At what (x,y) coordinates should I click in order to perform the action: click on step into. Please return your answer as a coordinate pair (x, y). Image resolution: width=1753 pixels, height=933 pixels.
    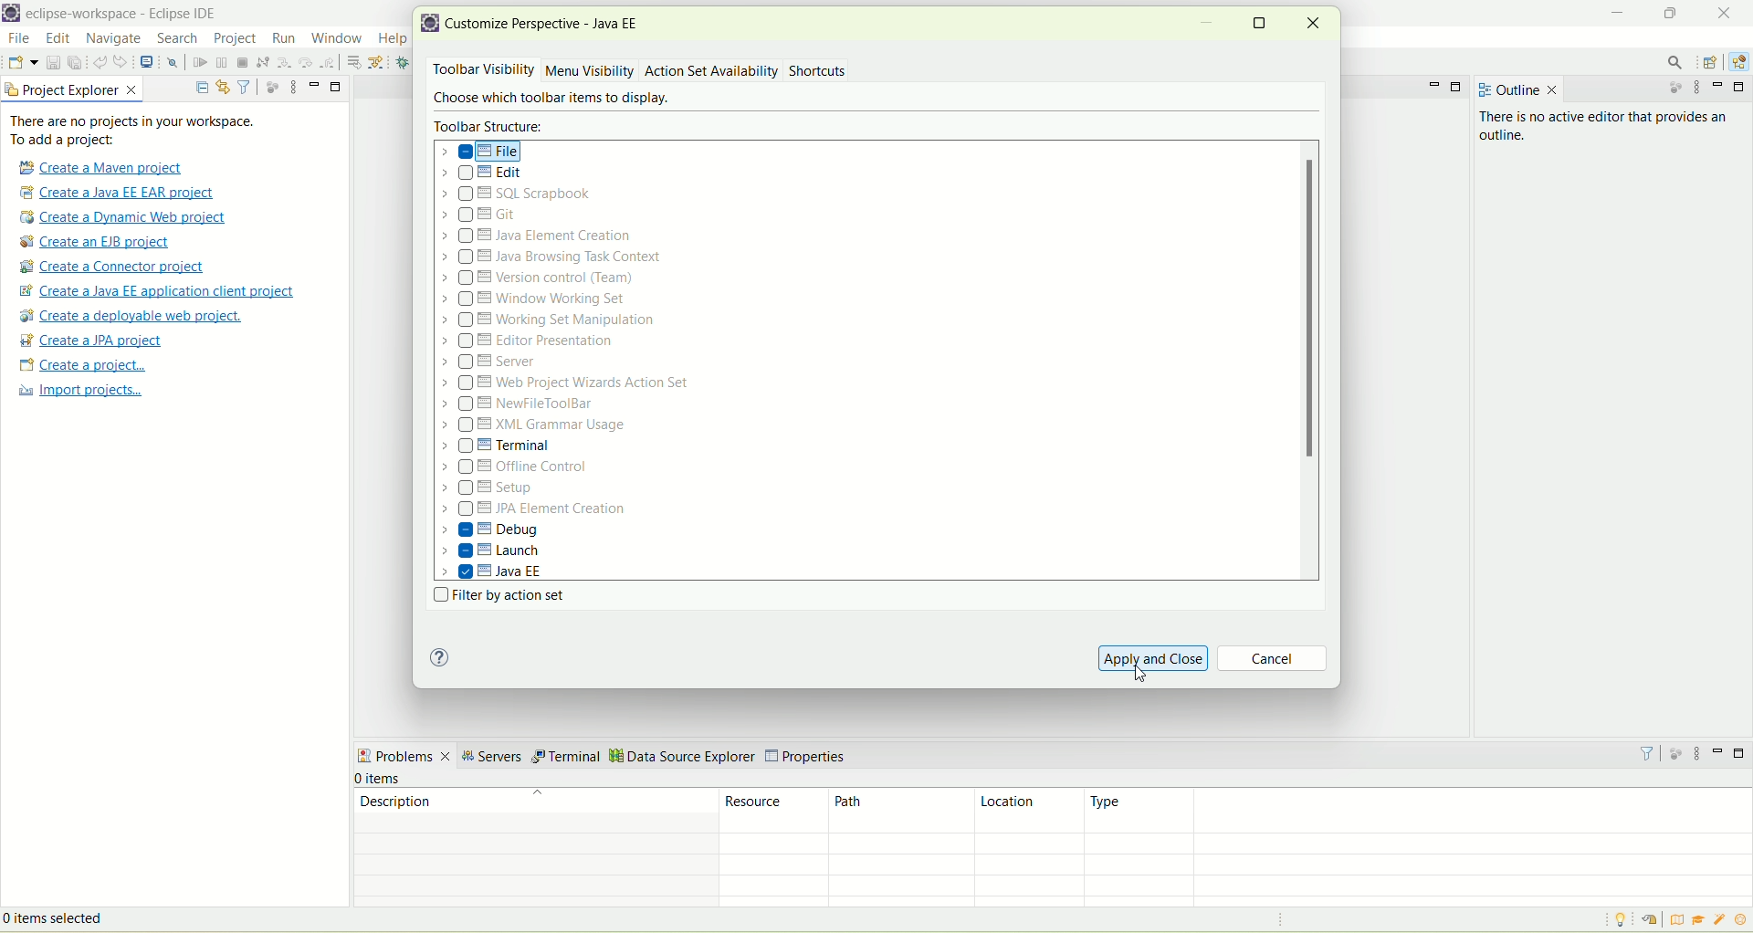
    Looking at the image, I should click on (286, 65).